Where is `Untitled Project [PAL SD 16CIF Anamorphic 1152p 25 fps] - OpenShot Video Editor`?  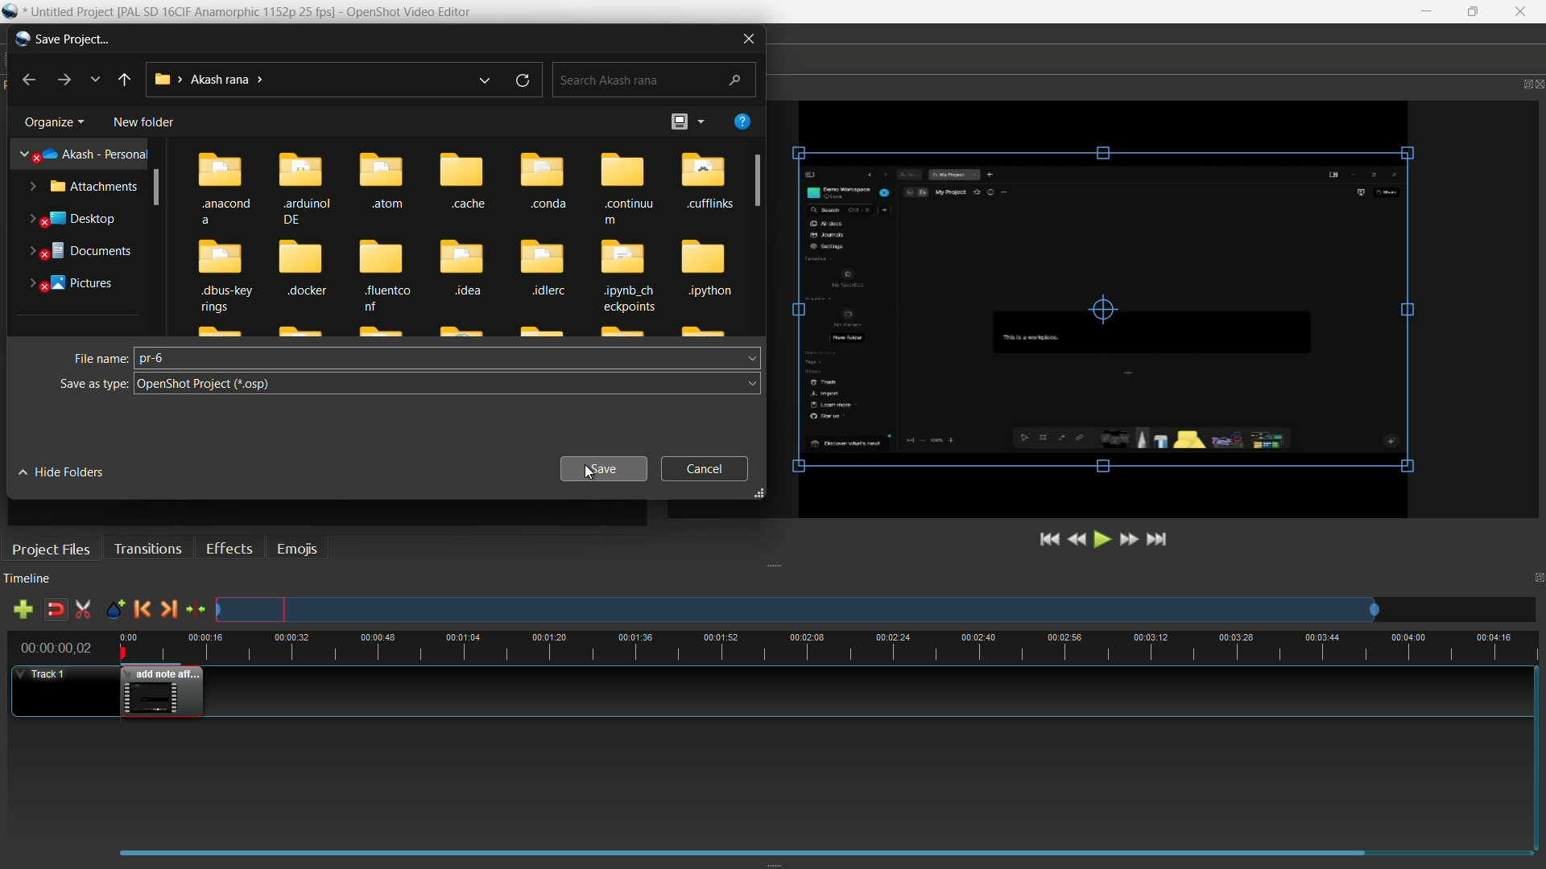 Untitled Project [PAL SD 16CIF Anamorphic 1152p 25 fps] - OpenShot Video Editor is located at coordinates (254, 11).